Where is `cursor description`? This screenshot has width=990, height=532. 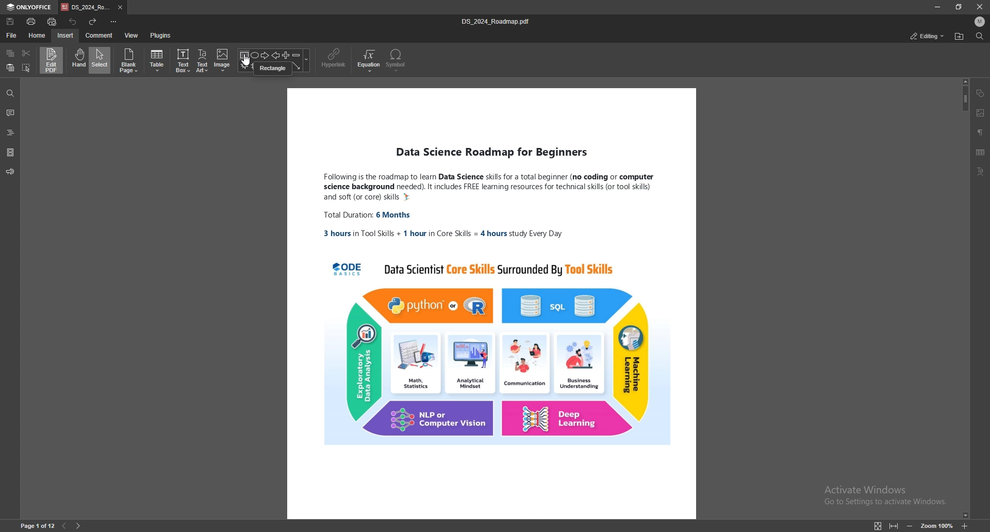 cursor description is located at coordinates (273, 68).